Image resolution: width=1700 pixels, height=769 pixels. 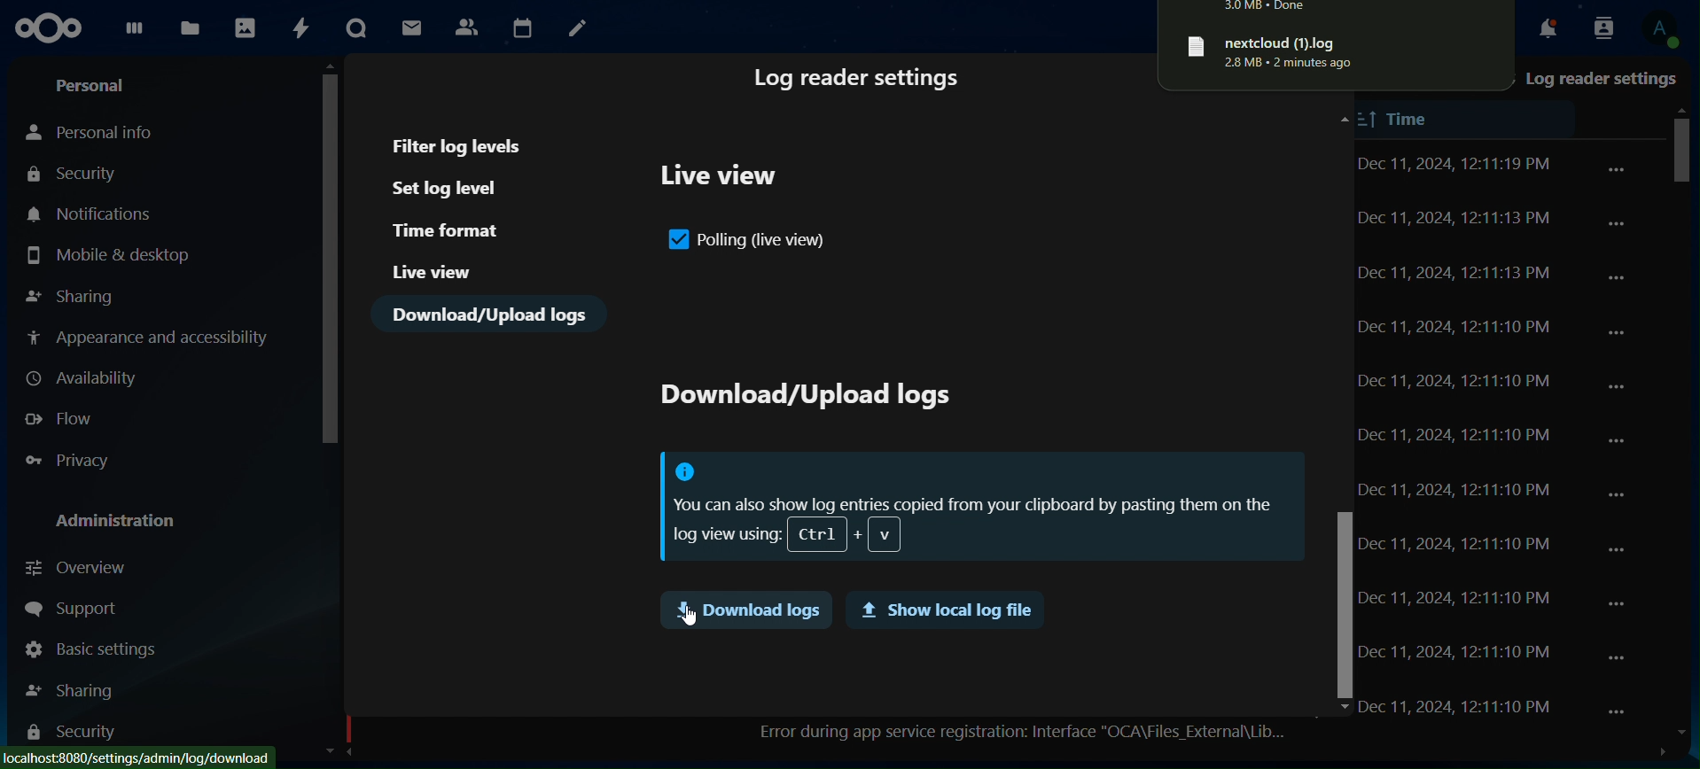 What do you see at coordinates (1620, 714) in the screenshot?
I see `...` at bounding box center [1620, 714].